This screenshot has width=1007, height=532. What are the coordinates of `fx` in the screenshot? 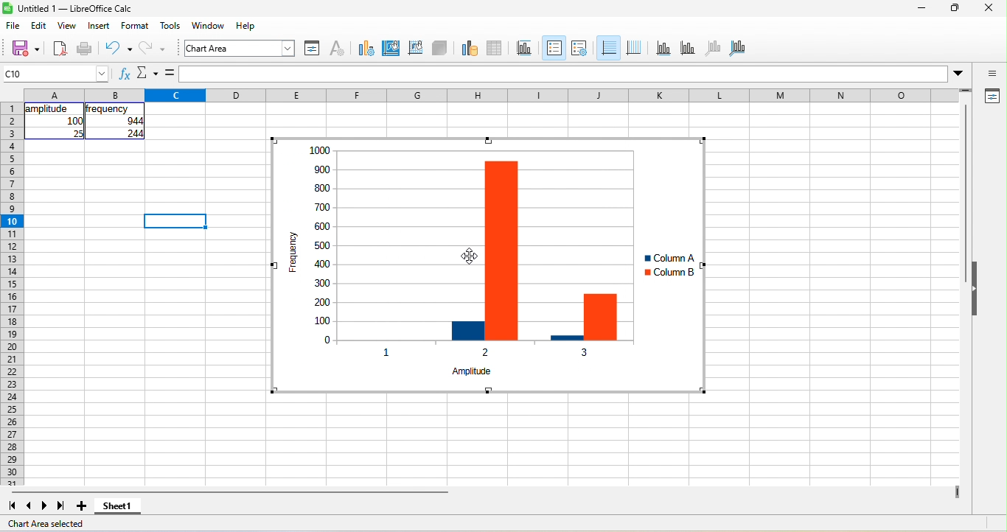 It's located at (125, 73).